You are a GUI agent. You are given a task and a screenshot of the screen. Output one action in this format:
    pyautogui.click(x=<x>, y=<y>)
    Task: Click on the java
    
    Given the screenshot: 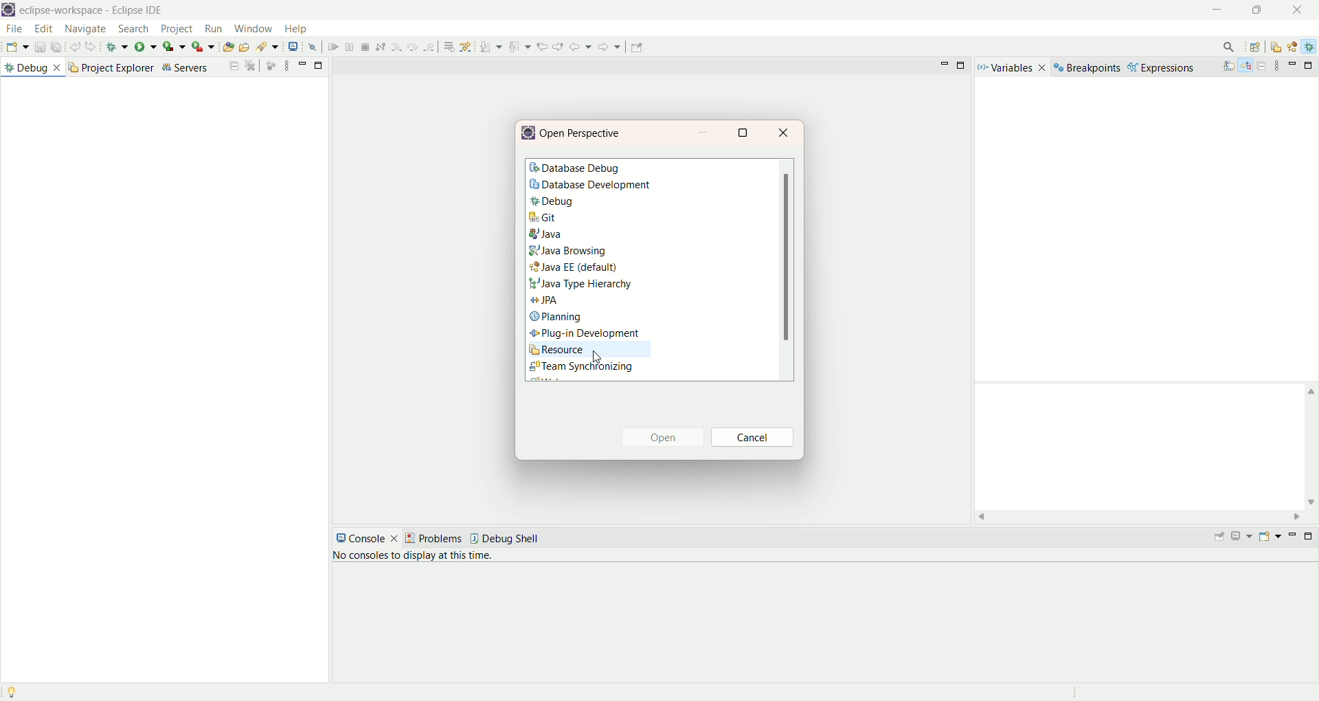 What is the action you would take?
    pyautogui.click(x=549, y=235)
    